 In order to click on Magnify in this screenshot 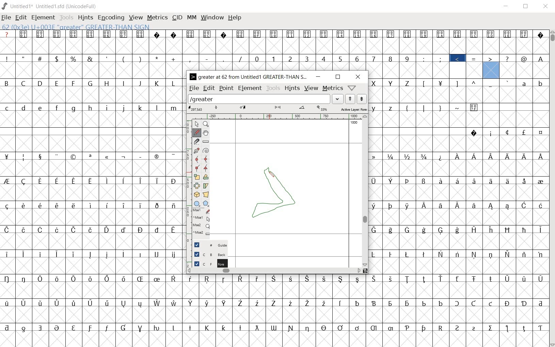, I will do `click(206, 125)`.